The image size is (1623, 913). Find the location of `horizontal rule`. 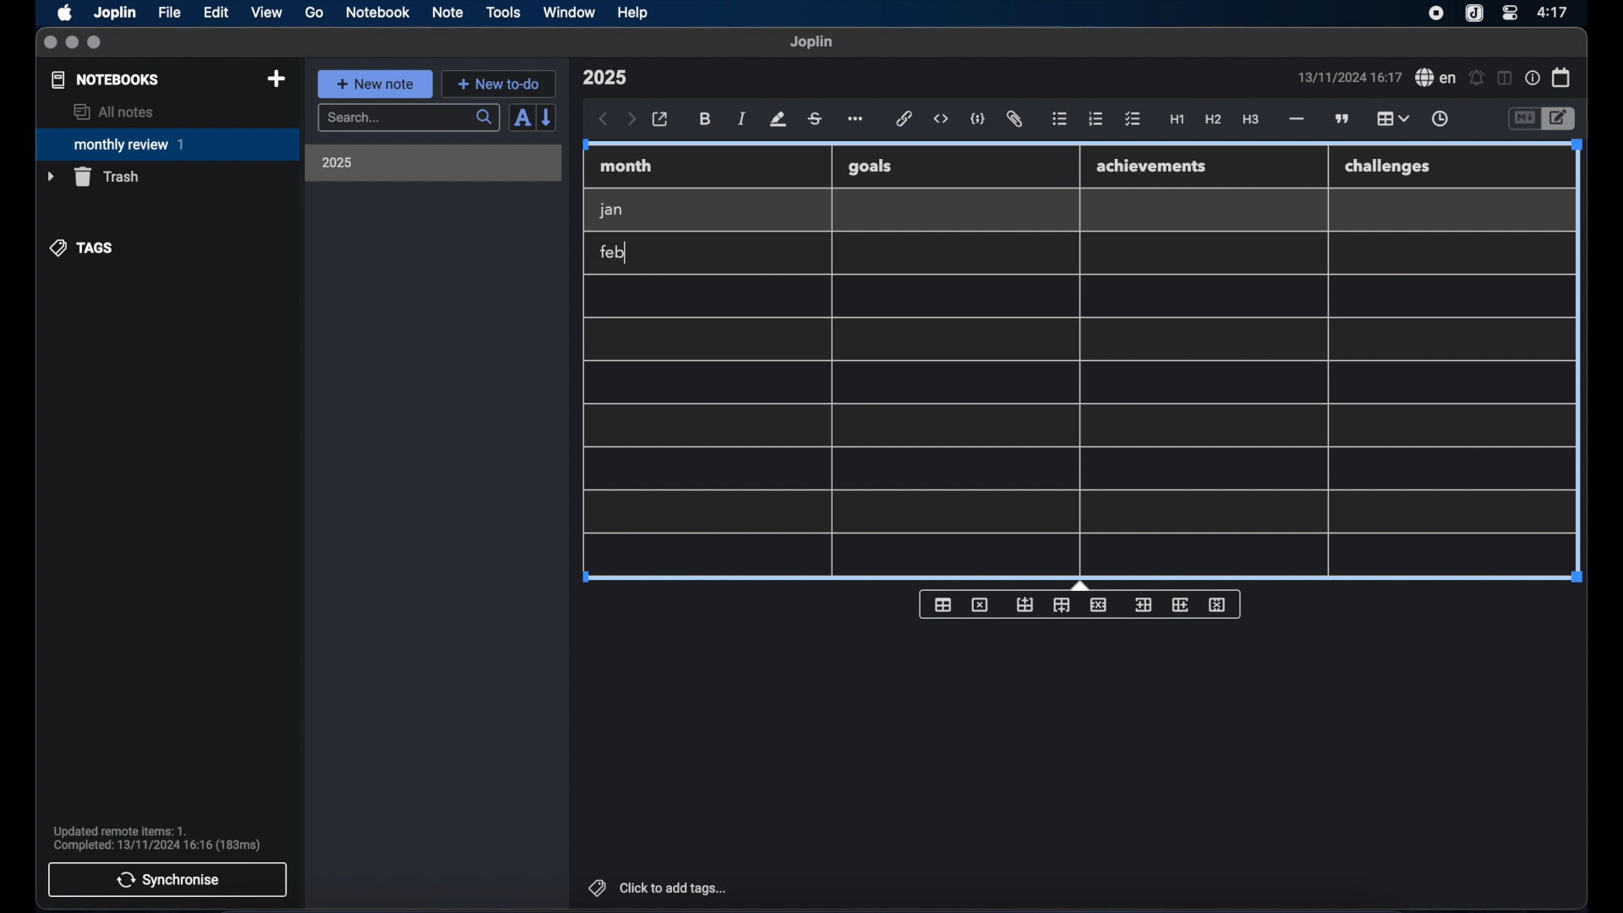

horizontal rule is located at coordinates (1295, 119).